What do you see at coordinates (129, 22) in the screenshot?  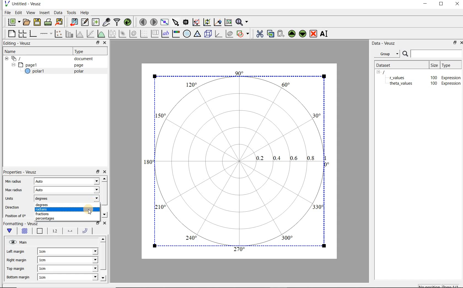 I see `reload linked datasets` at bounding box center [129, 22].